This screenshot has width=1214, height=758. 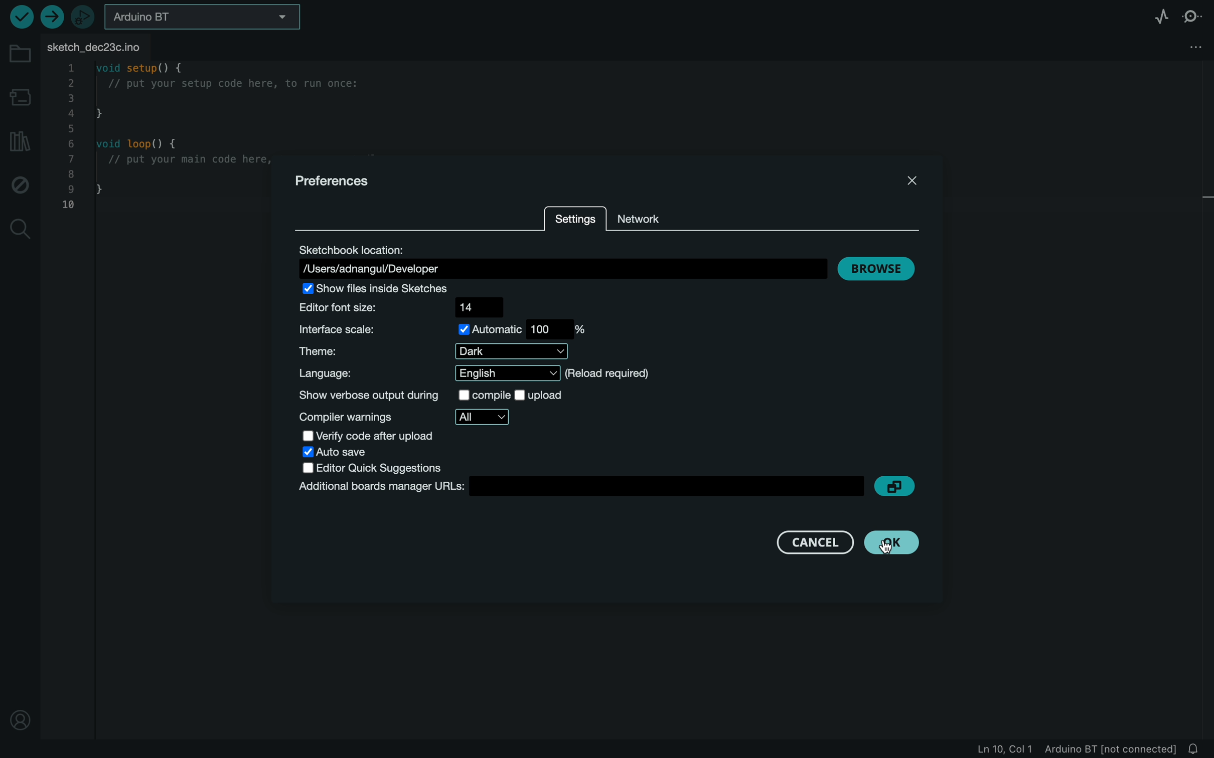 What do you see at coordinates (53, 18) in the screenshot?
I see `upload` at bounding box center [53, 18].